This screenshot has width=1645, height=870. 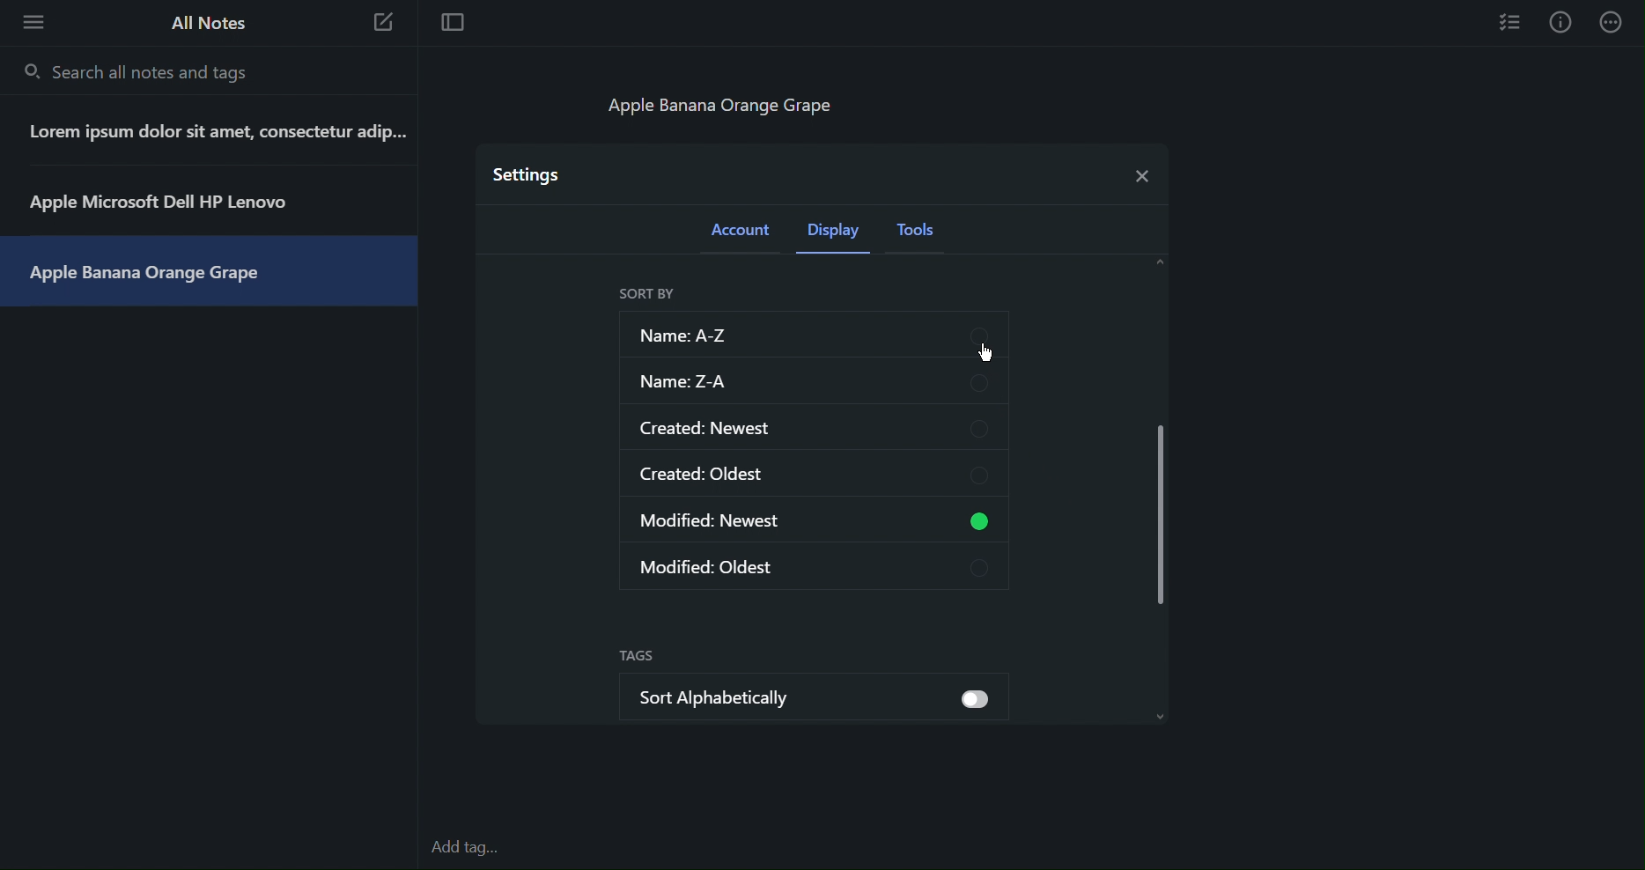 What do you see at coordinates (206, 23) in the screenshot?
I see `All Notes` at bounding box center [206, 23].